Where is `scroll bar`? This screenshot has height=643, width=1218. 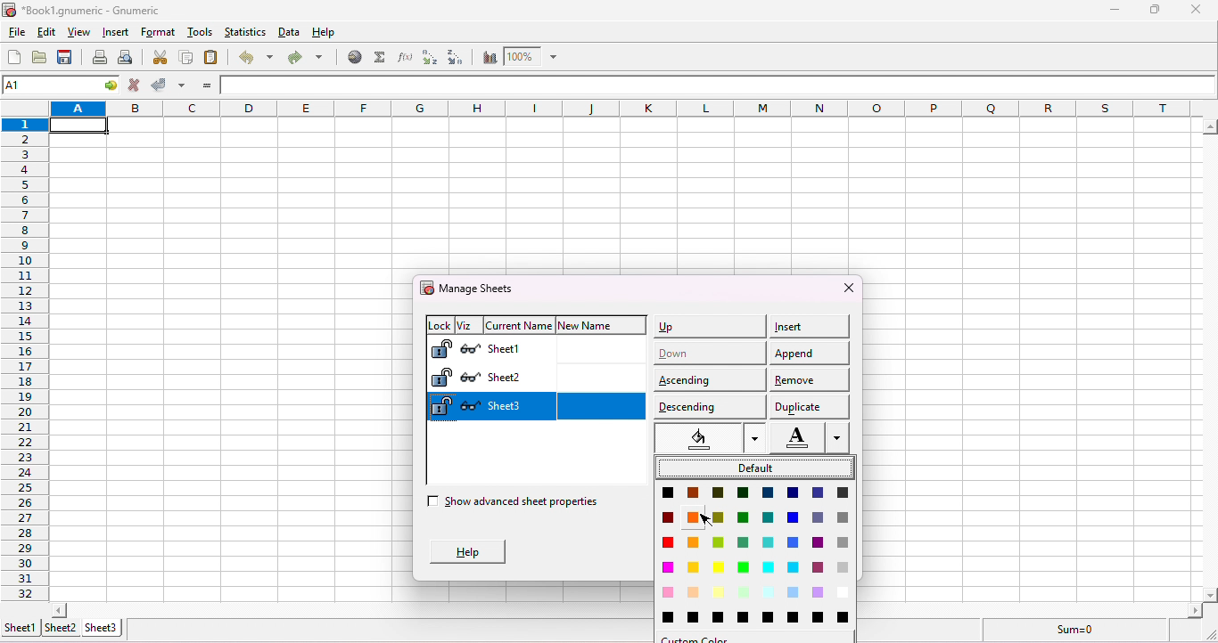 scroll bar is located at coordinates (1210, 359).